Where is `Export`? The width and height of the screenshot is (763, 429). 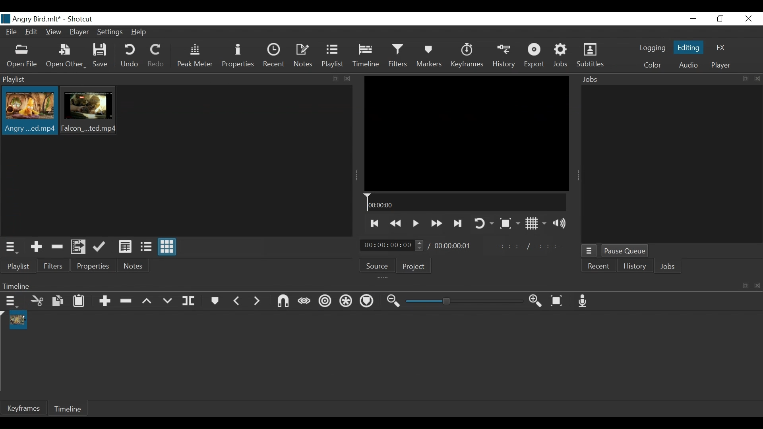 Export is located at coordinates (535, 57).